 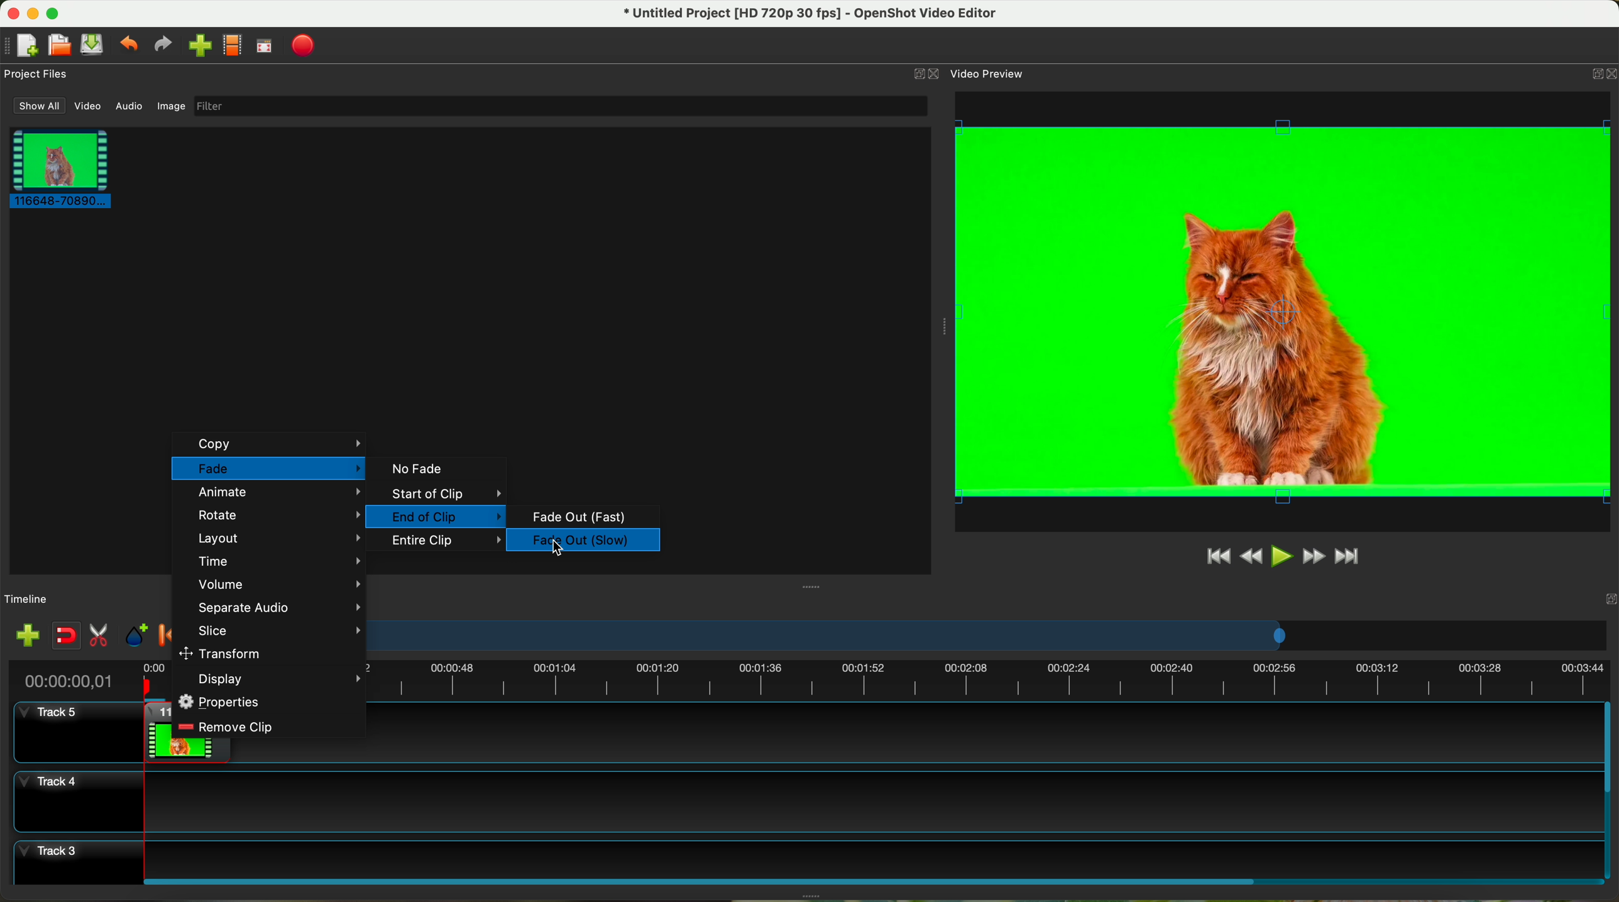 I want to click on 00:00, so click(x=156, y=680).